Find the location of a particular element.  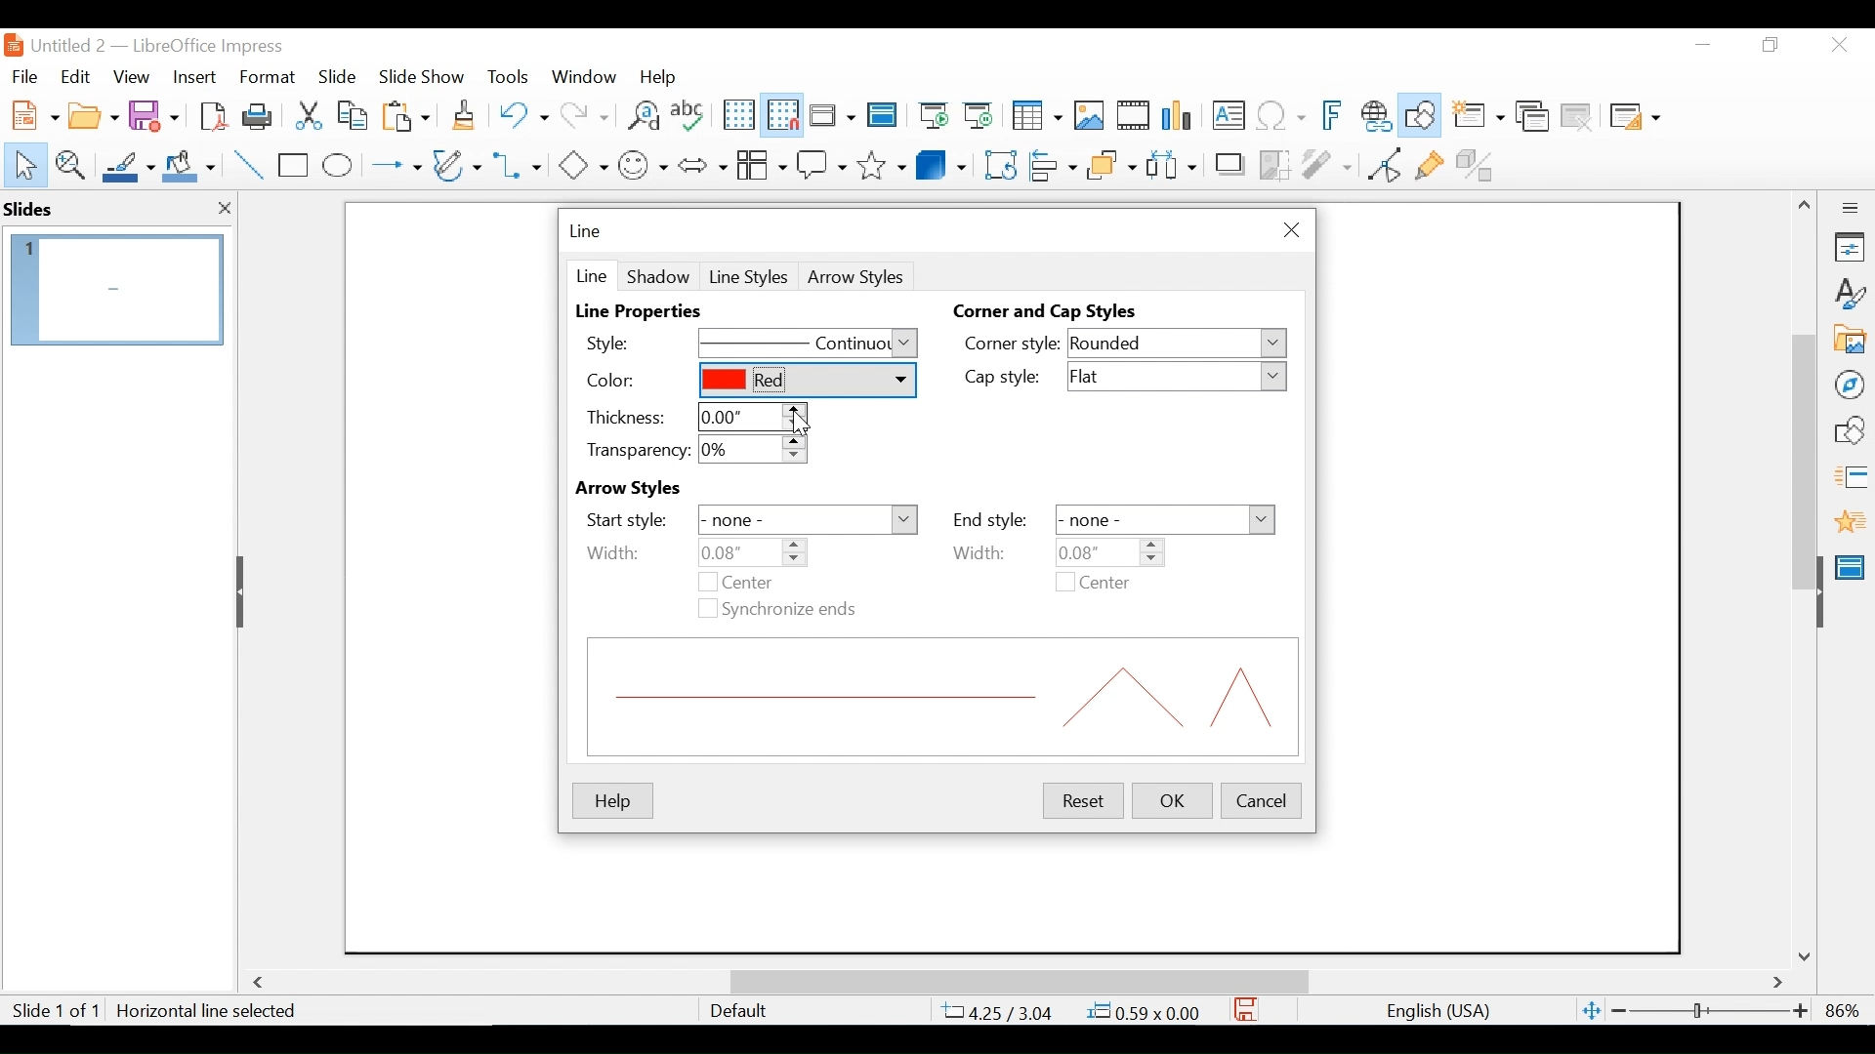

Window is located at coordinates (584, 76).